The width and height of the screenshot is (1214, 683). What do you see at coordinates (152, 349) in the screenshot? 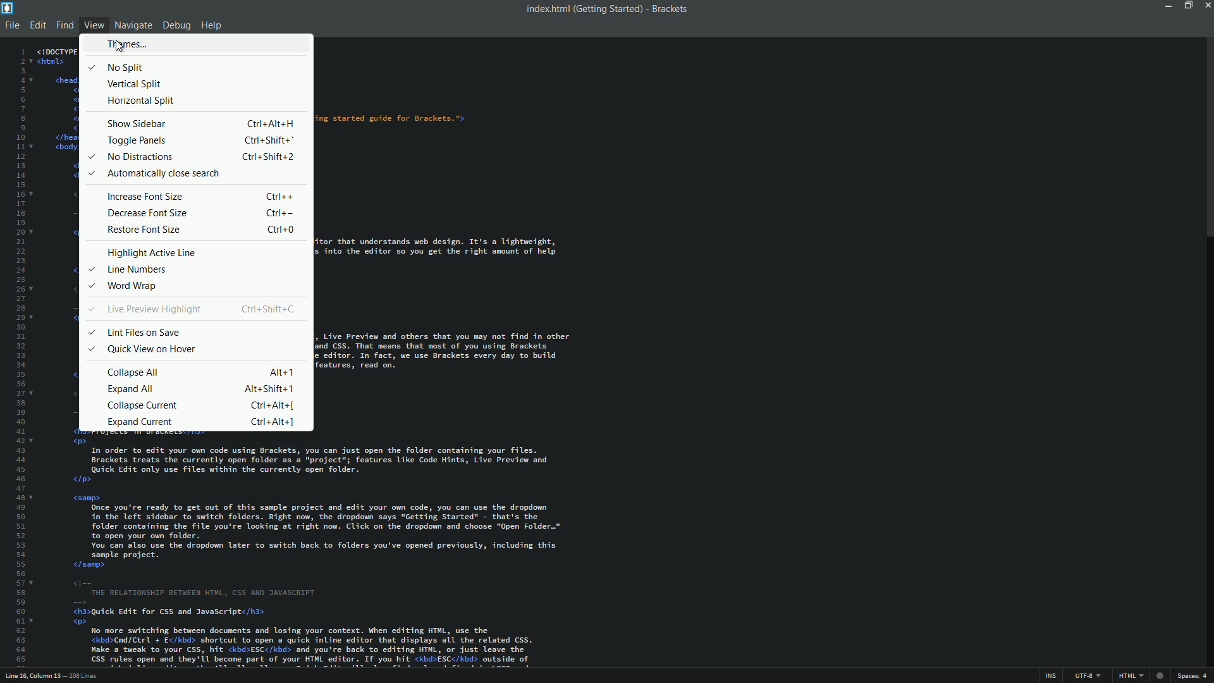
I see `quick view on hover` at bounding box center [152, 349].